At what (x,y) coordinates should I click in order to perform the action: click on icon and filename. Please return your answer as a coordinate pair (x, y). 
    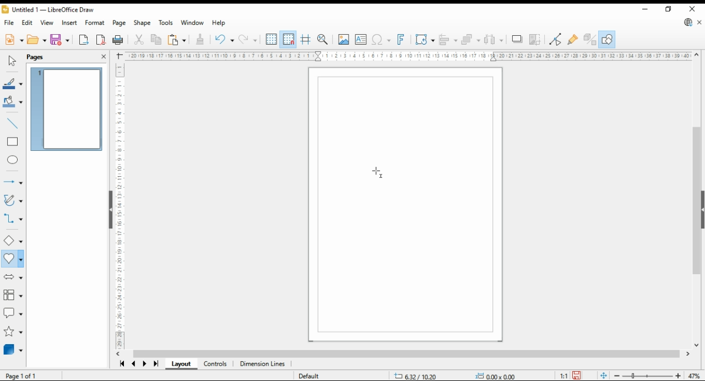
    Looking at the image, I should click on (48, 9).